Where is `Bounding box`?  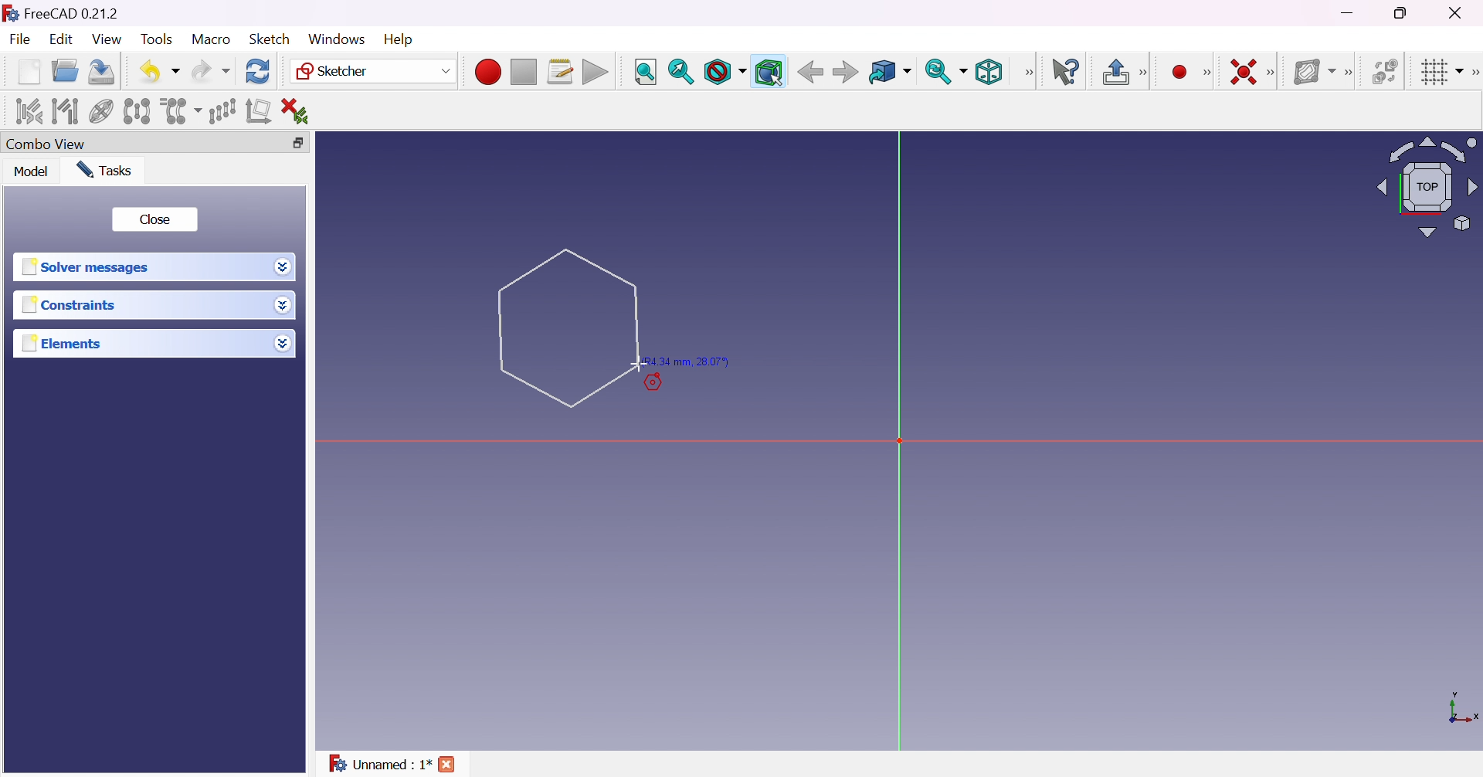
Bounding box is located at coordinates (769, 73).